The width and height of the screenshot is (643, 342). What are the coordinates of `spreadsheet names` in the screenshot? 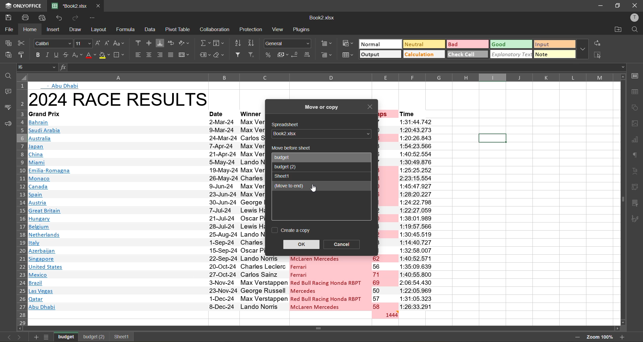 It's located at (288, 157).